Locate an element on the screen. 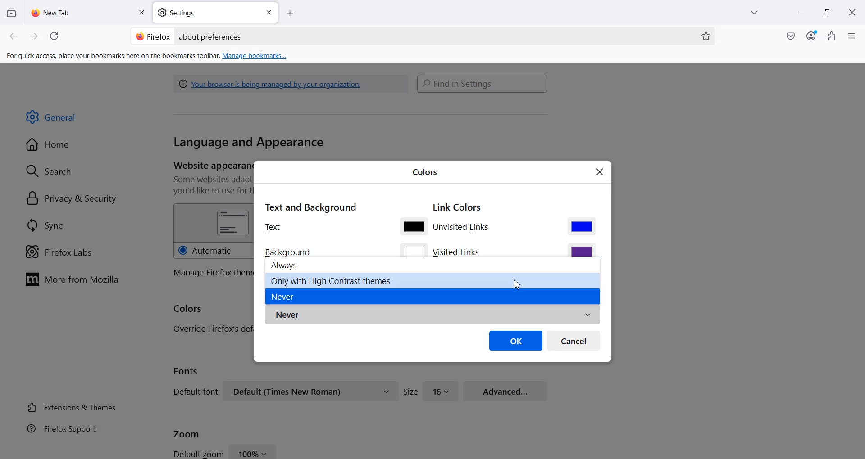  Search Bar is located at coordinates (483, 83).